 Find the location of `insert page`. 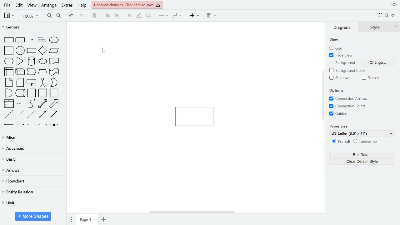

insert page is located at coordinates (104, 219).